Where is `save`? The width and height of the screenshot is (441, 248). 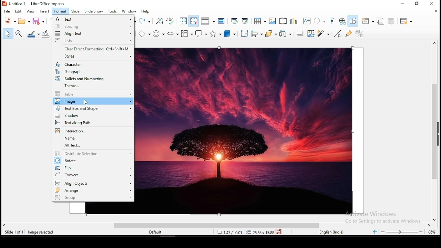 save is located at coordinates (279, 231).